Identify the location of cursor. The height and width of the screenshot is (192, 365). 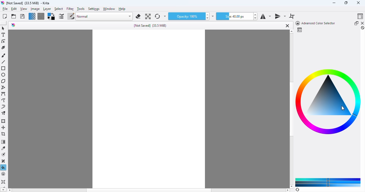
(343, 108).